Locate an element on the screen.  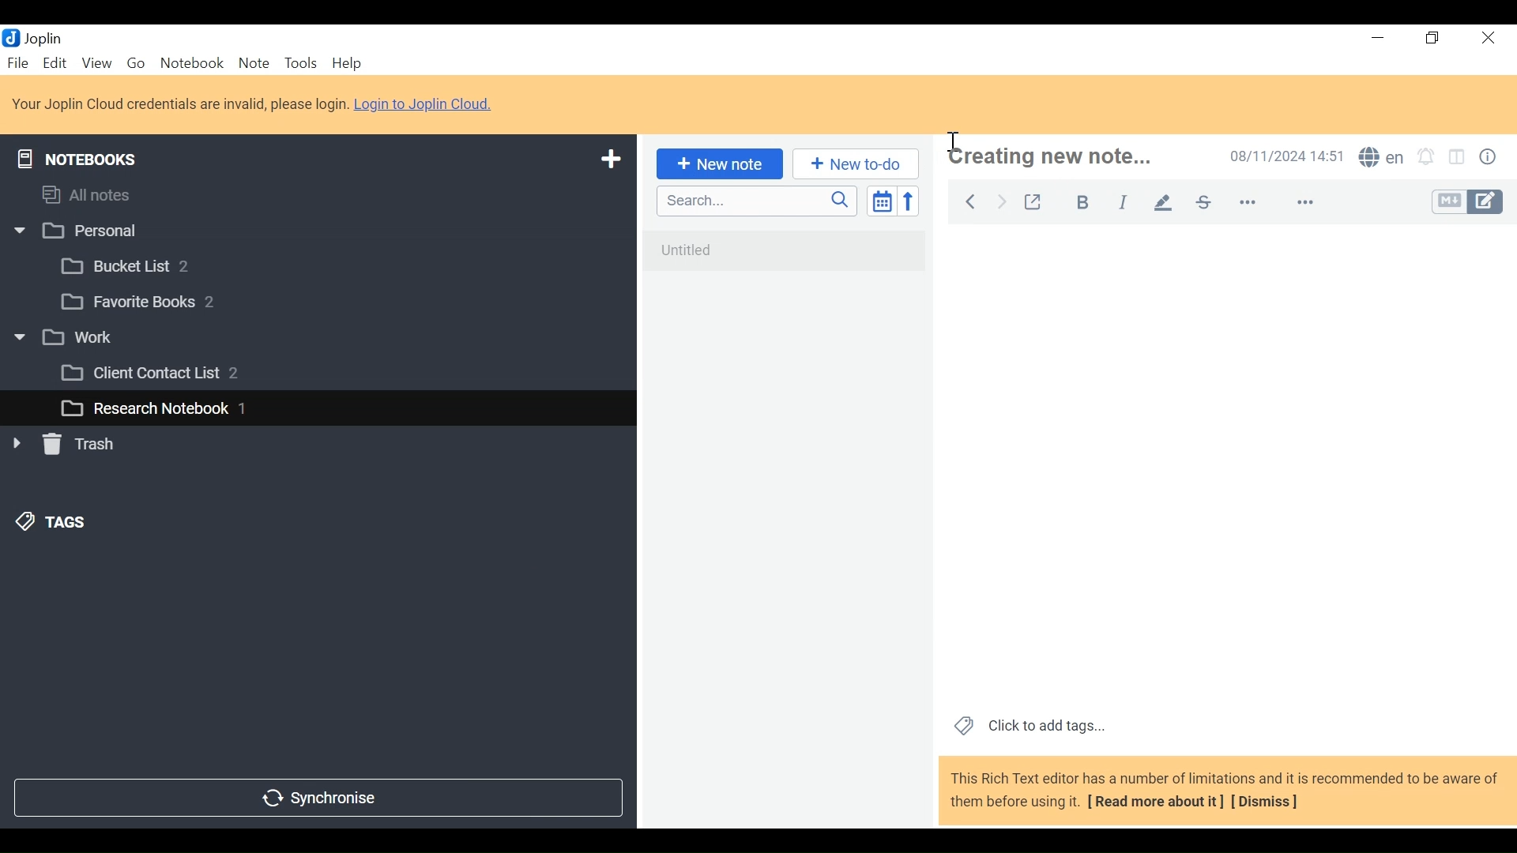
File is located at coordinates (20, 62).